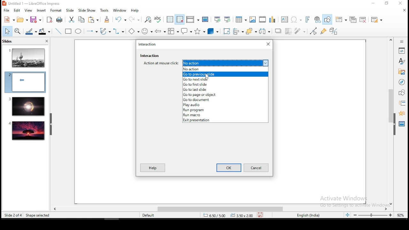 The image size is (409, 230). What do you see at coordinates (318, 20) in the screenshot?
I see `hyperlink` at bounding box center [318, 20].